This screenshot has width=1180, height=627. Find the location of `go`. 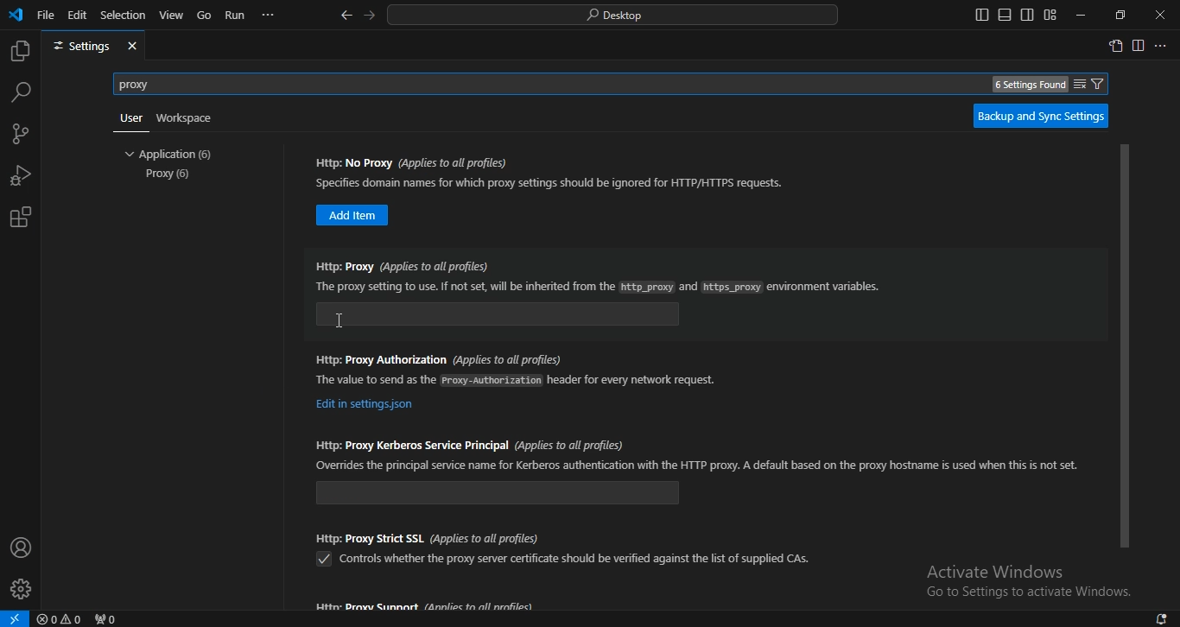

go is located at coordinates (205, 15).